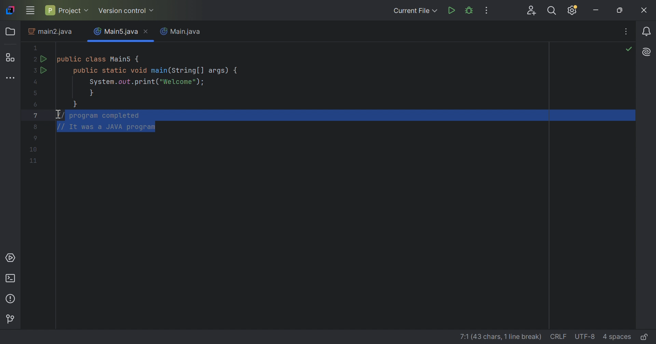 Image resolution: width=656 pixels, height=344 pixels. What do you see at coordinates (617, 336) in the screenshot?
I see `4 spaces(Indent)` at bounding box center [617, 336].